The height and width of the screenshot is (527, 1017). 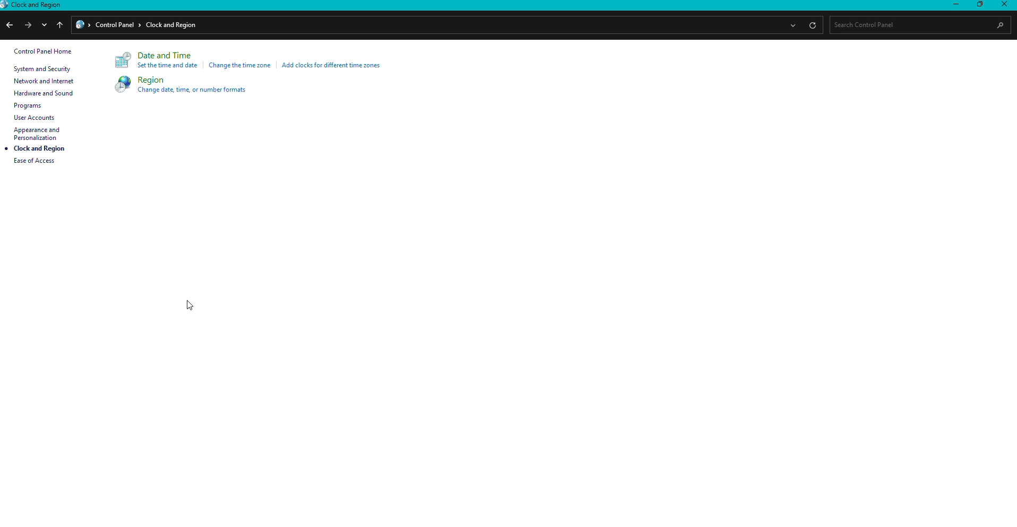 What do you see at coordinates (151, 80) in the screenshot?
I see `Region` at bounding box center [151, 80].